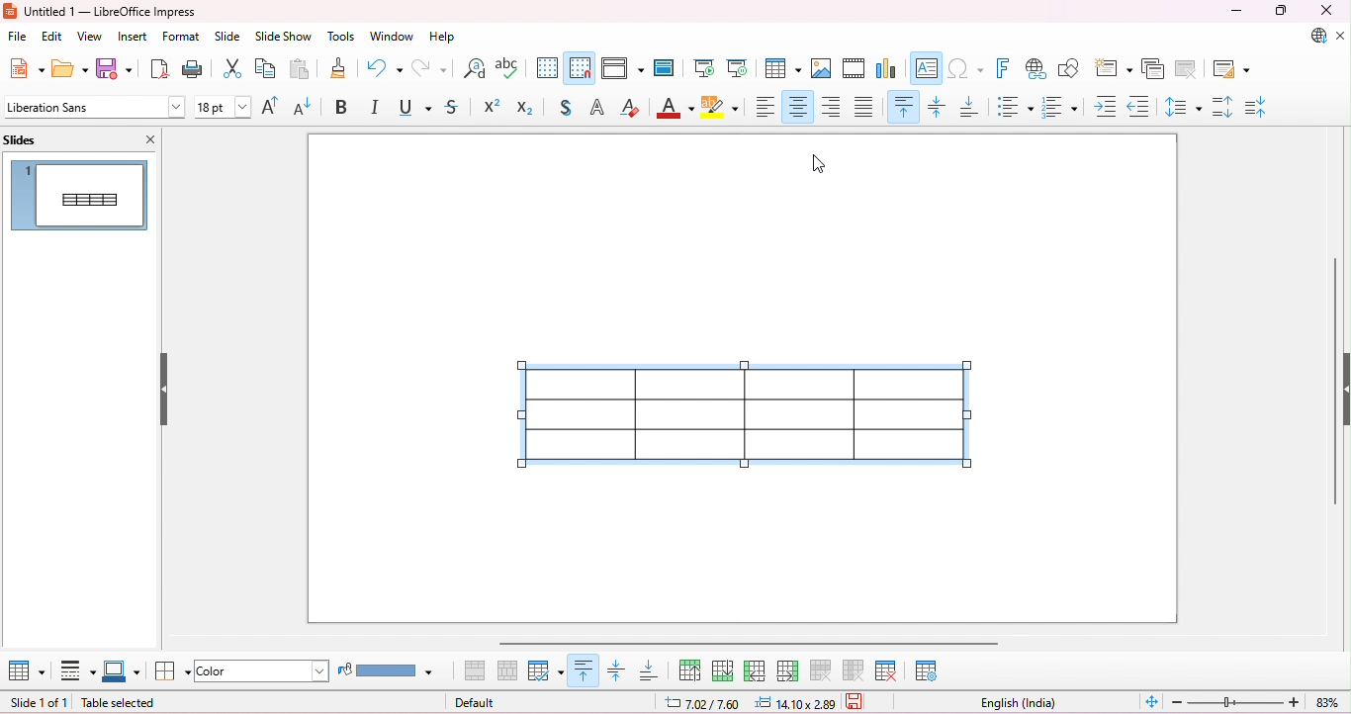  What do you see at coordinates (476, 68) in the screenshot?
I see `find and replace` at bounding box center [476, 68].